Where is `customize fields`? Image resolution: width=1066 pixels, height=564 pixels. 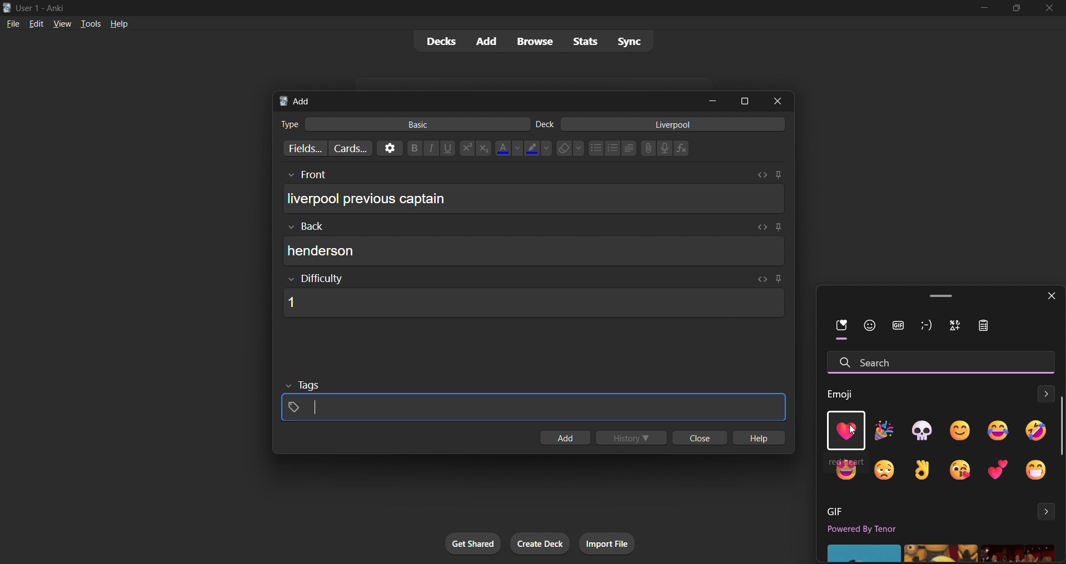
customize fields is located at coordinates (300, 149).